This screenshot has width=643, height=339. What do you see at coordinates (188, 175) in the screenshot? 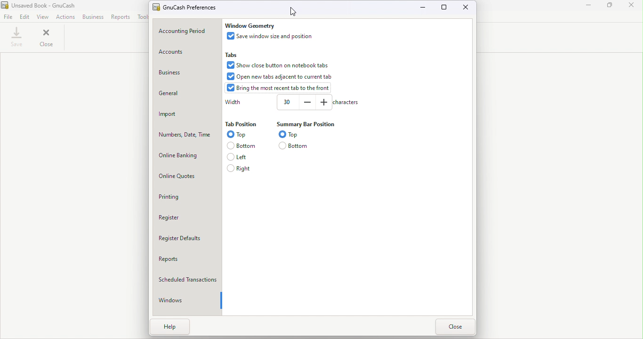
I see `Online quotes` at bounding box center [188, 175].